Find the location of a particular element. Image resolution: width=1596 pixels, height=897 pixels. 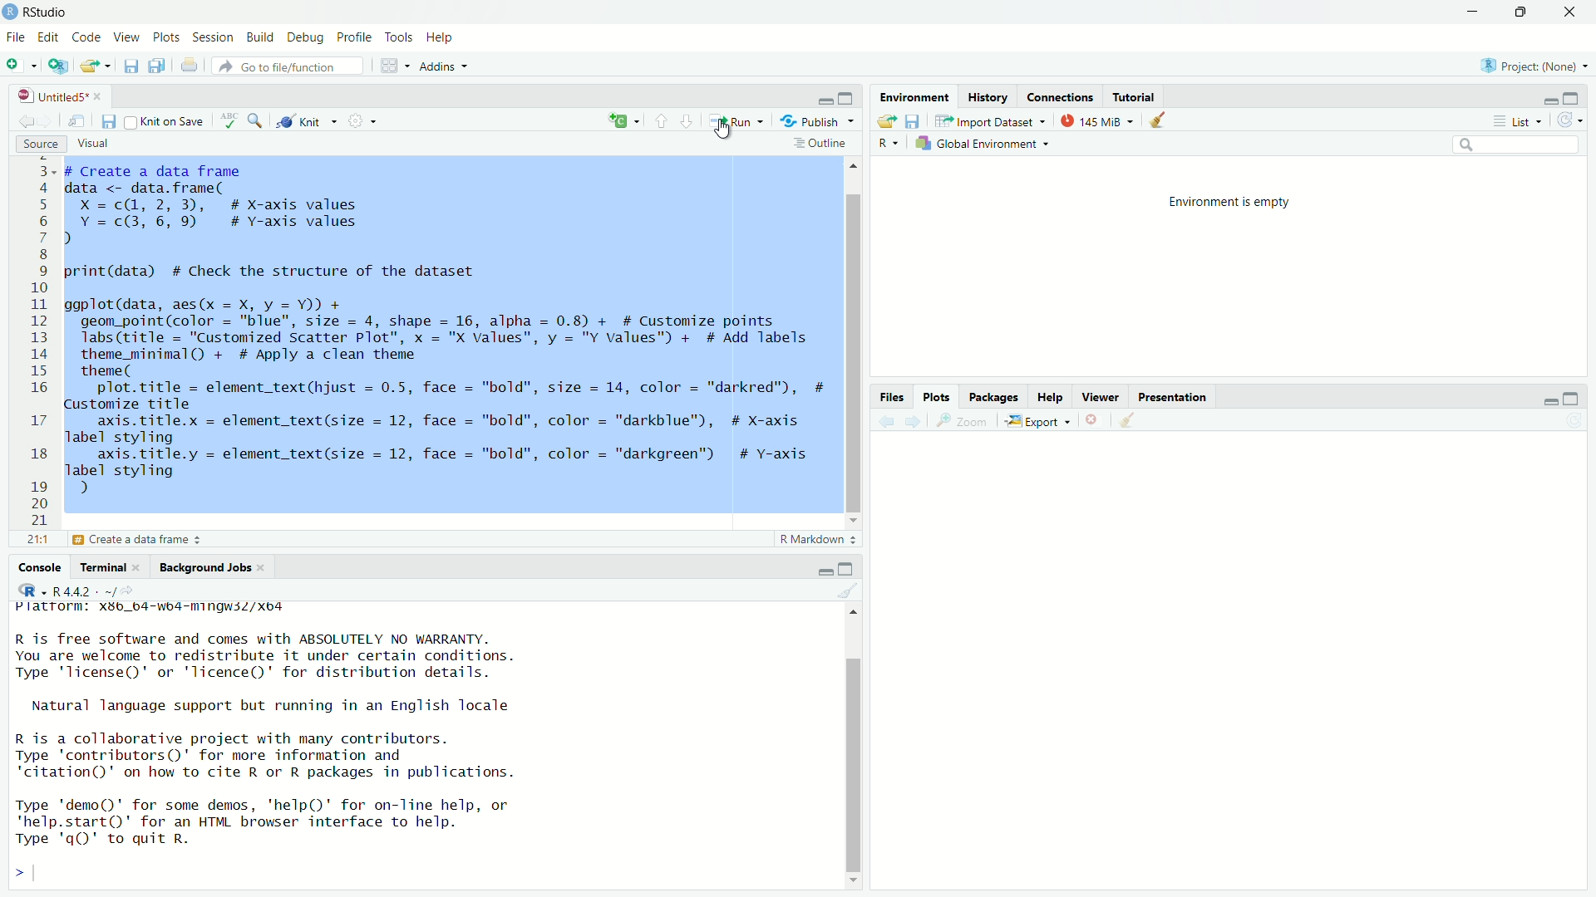

Knit on save is located at coordinates (165, 123).